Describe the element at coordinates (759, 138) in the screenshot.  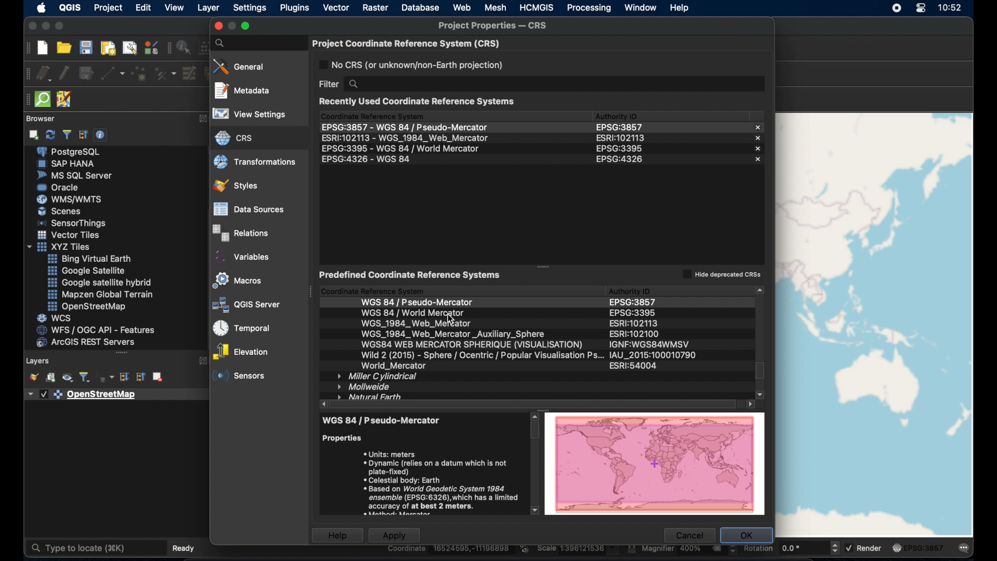
I see `close` at that location.